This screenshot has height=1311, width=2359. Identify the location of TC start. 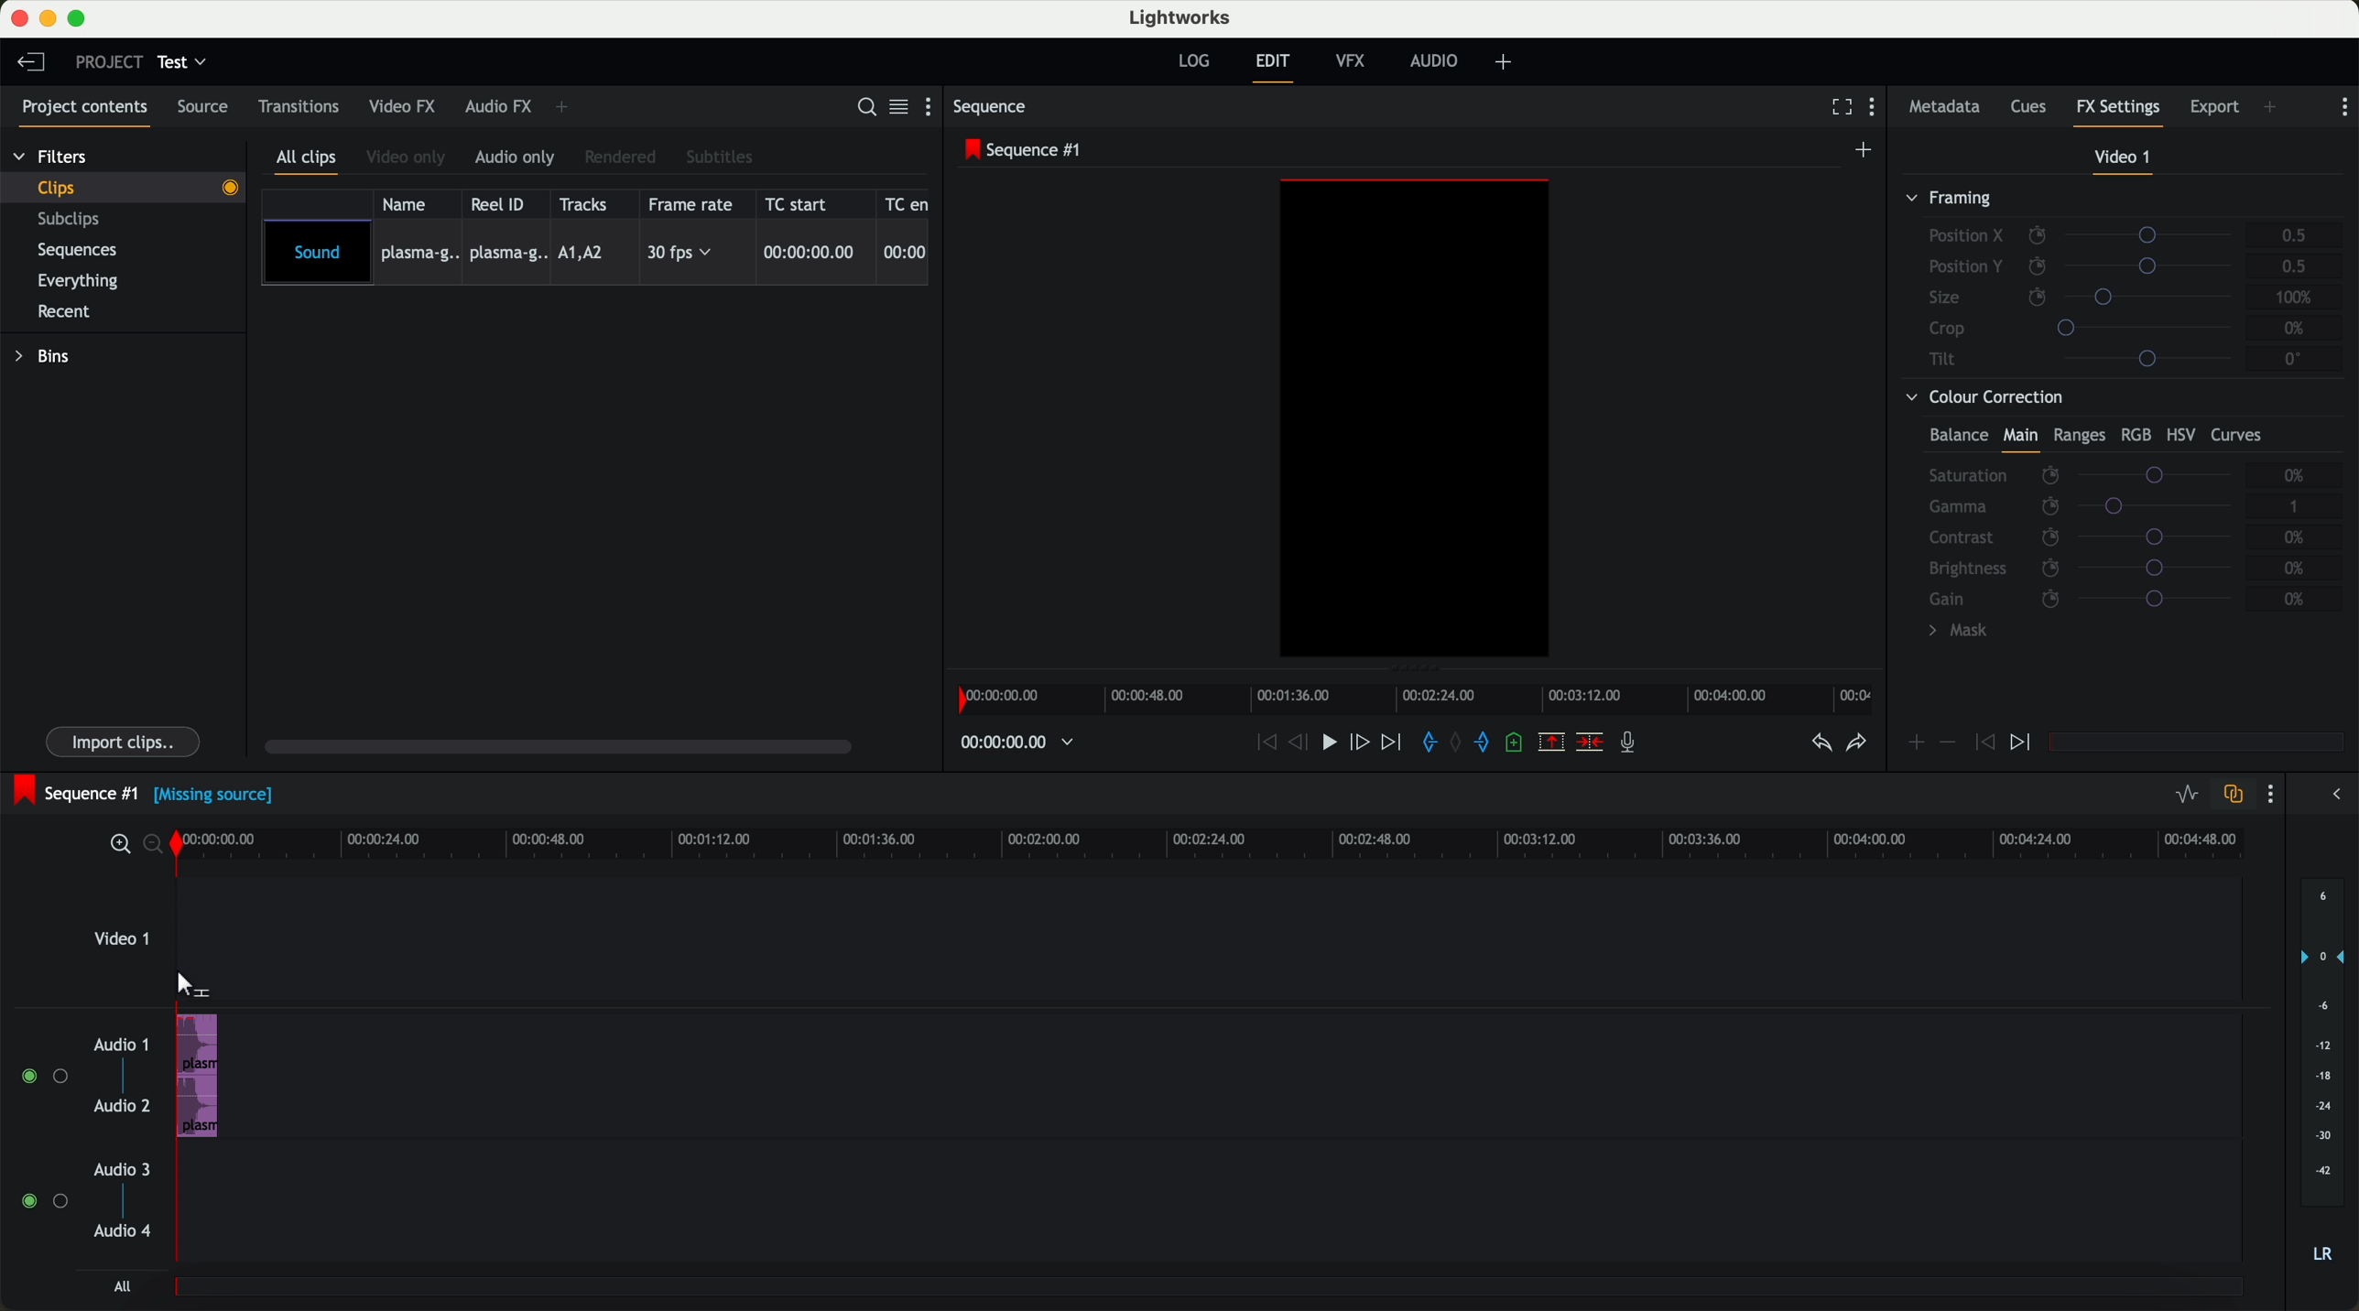
(804, 204).